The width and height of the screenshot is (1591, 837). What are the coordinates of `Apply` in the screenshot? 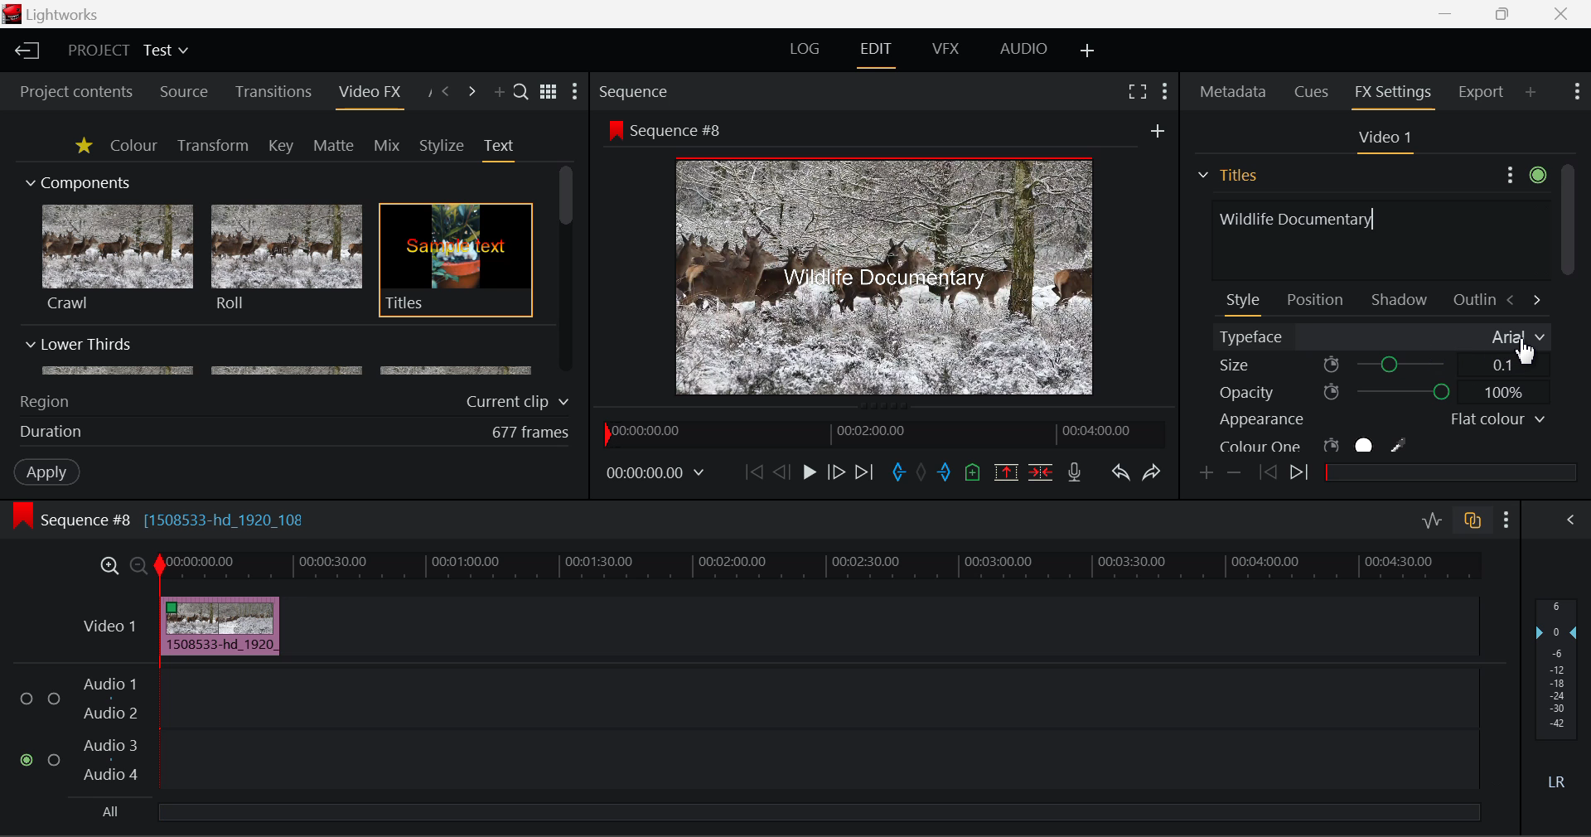 It's located at (49, 471).